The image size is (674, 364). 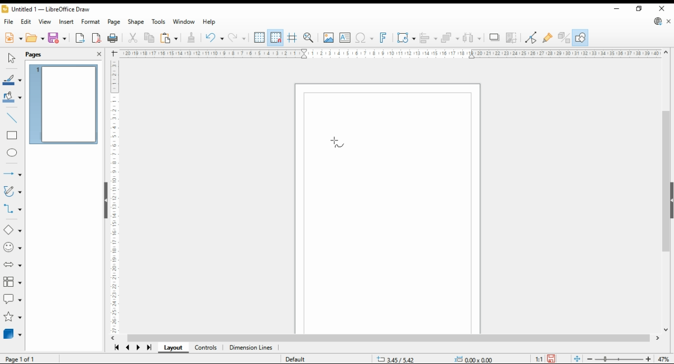 What do you see at coordinates (391, 338) in the screenshot?
I see `scroll bar` at bounding box center [391, 338].